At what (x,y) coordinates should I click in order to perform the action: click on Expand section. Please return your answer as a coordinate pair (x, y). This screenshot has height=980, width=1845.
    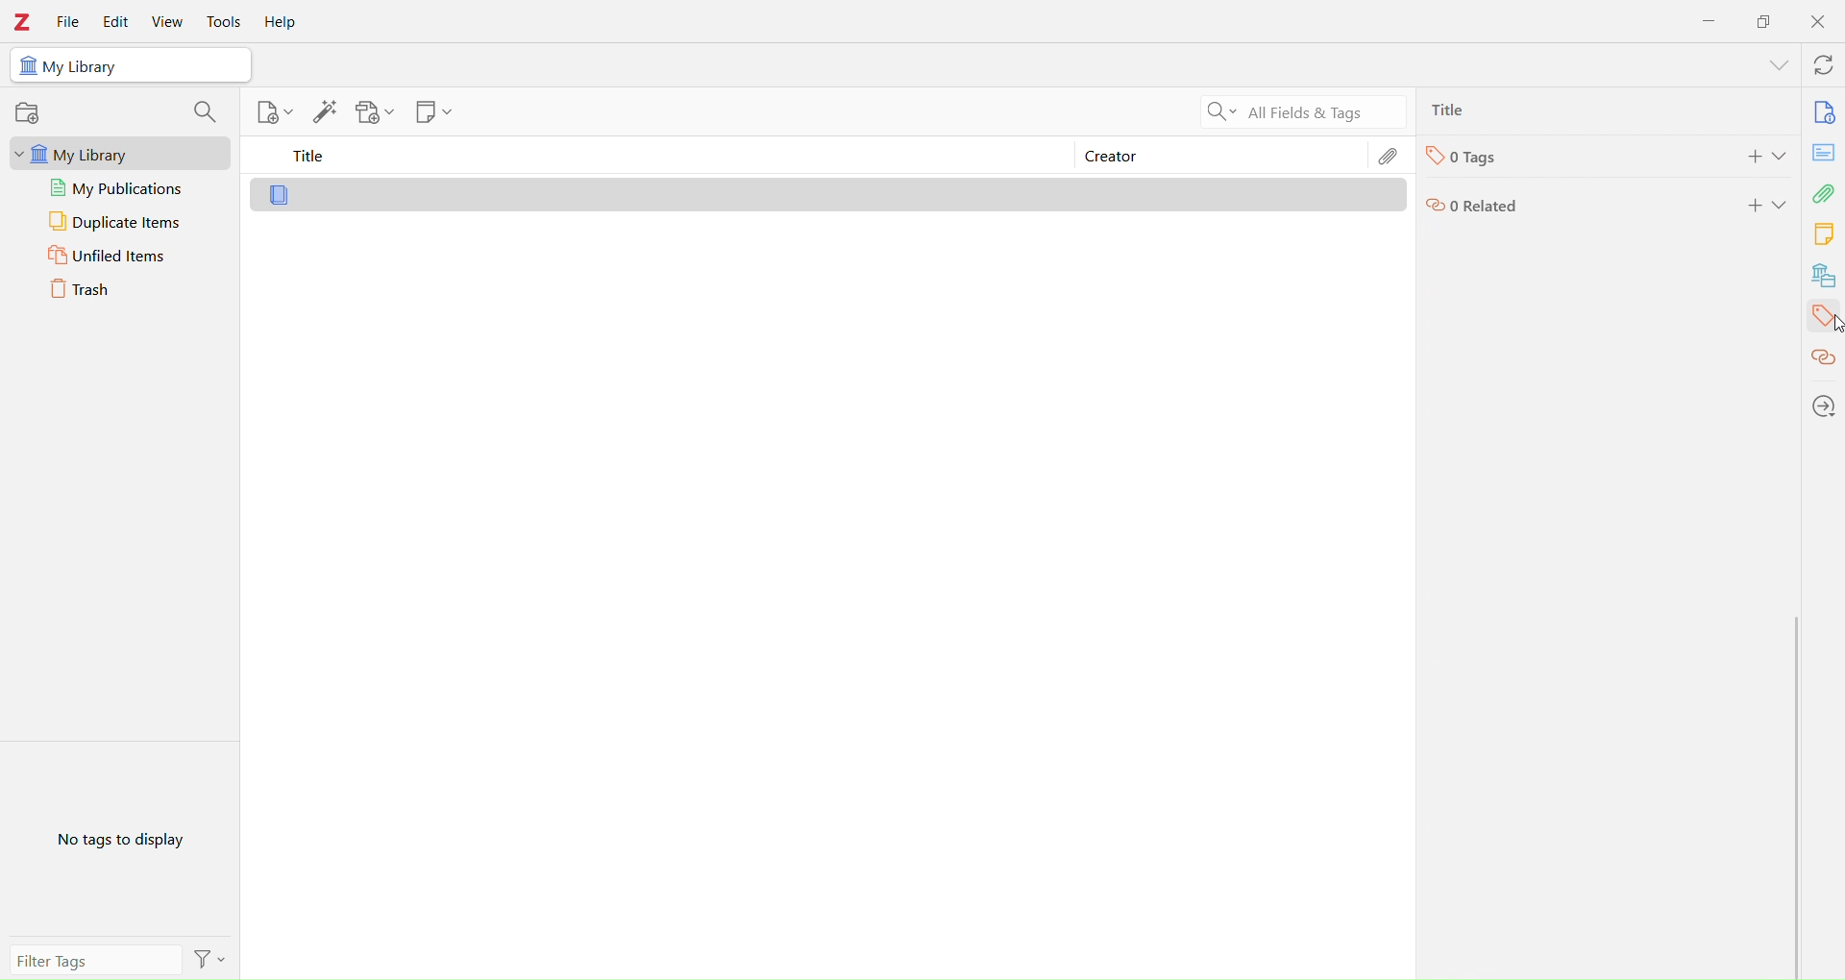
    Looking at the image, I should click on (1782, 208).